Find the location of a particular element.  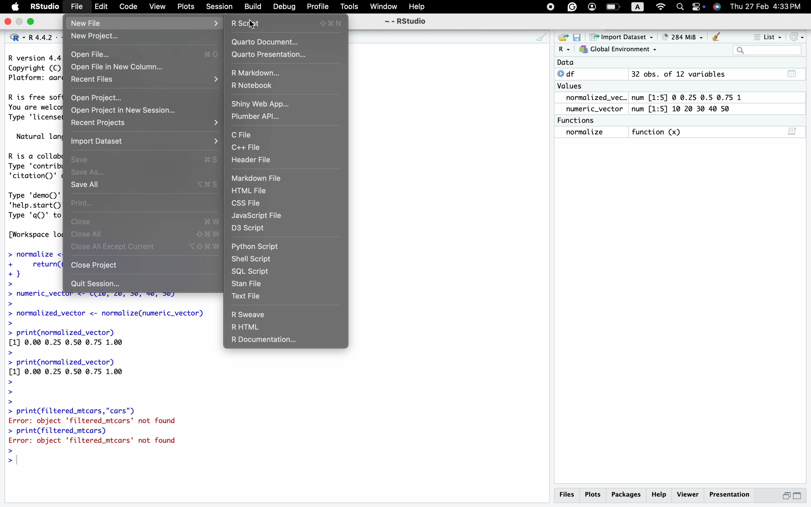

Import Dataset is located at coordinates (620, 38).